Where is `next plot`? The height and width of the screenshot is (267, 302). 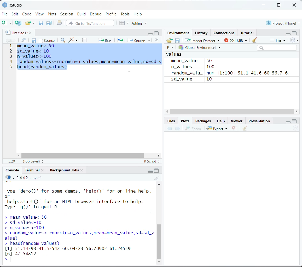 next plot is located at coordinates (177, 129).